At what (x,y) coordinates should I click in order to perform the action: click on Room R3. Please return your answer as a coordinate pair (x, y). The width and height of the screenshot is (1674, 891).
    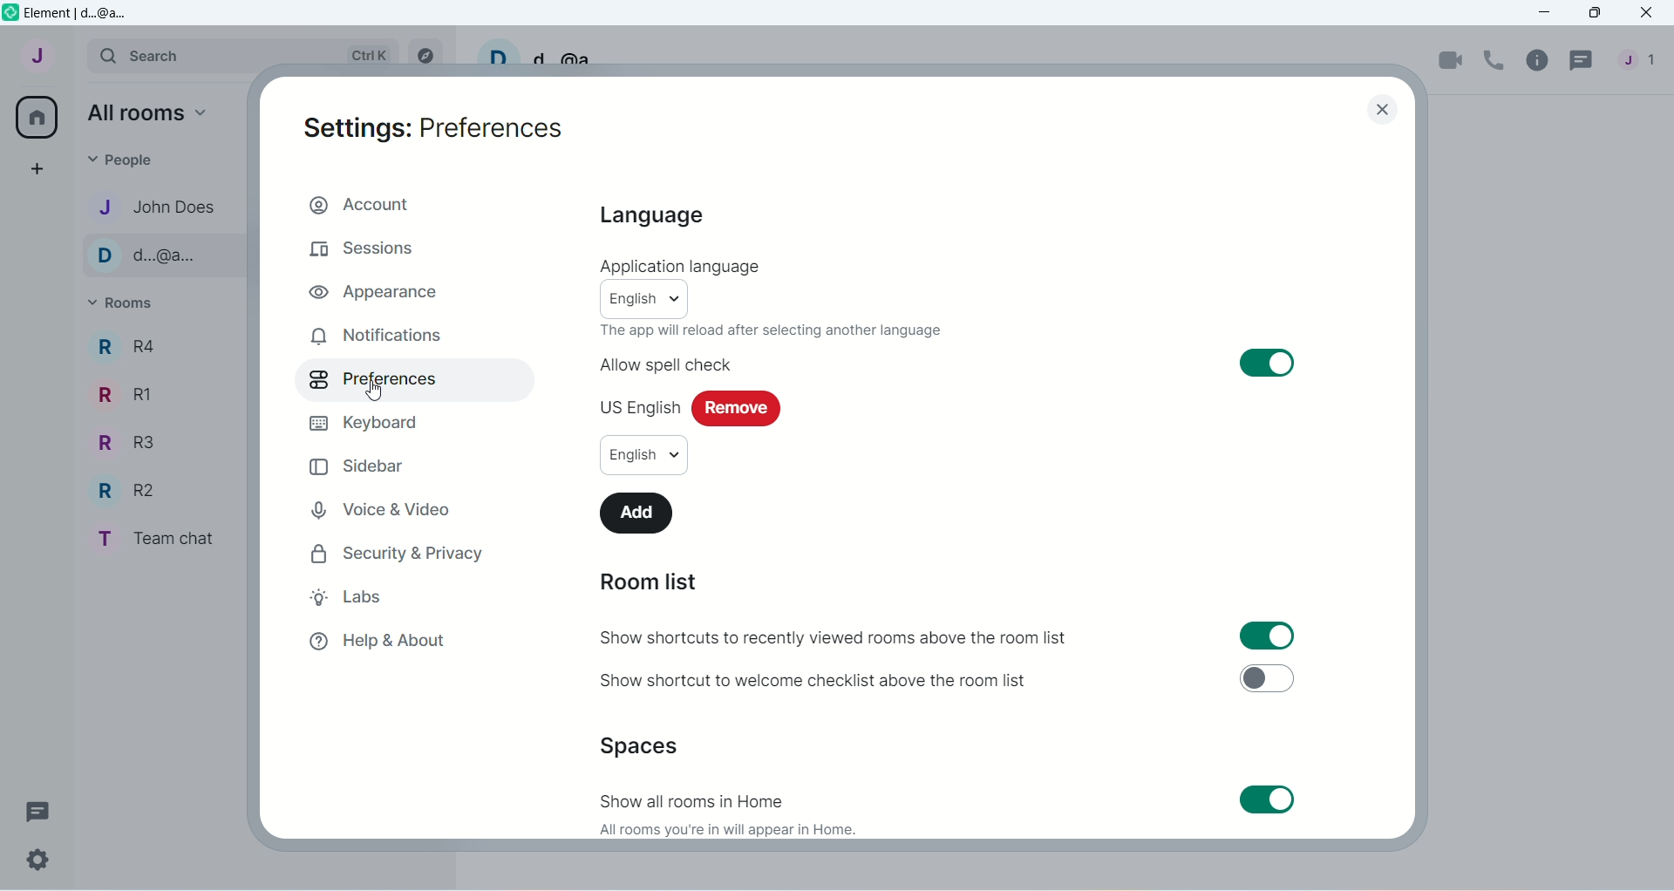
    Looking at the image, I should click on (121, 441).